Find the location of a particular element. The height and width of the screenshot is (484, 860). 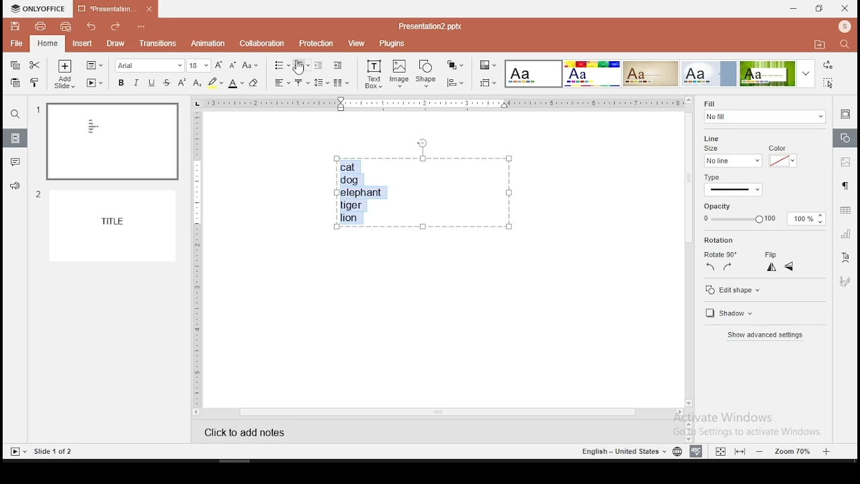

italics is located at coordinates (134, 84).